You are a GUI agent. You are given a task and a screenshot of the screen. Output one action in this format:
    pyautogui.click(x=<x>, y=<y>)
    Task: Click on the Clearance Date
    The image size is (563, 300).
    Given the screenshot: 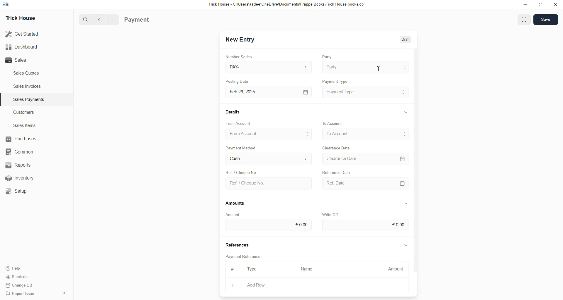 What is the action you would take?
    pyautogui.click(x=365, y=158)
    